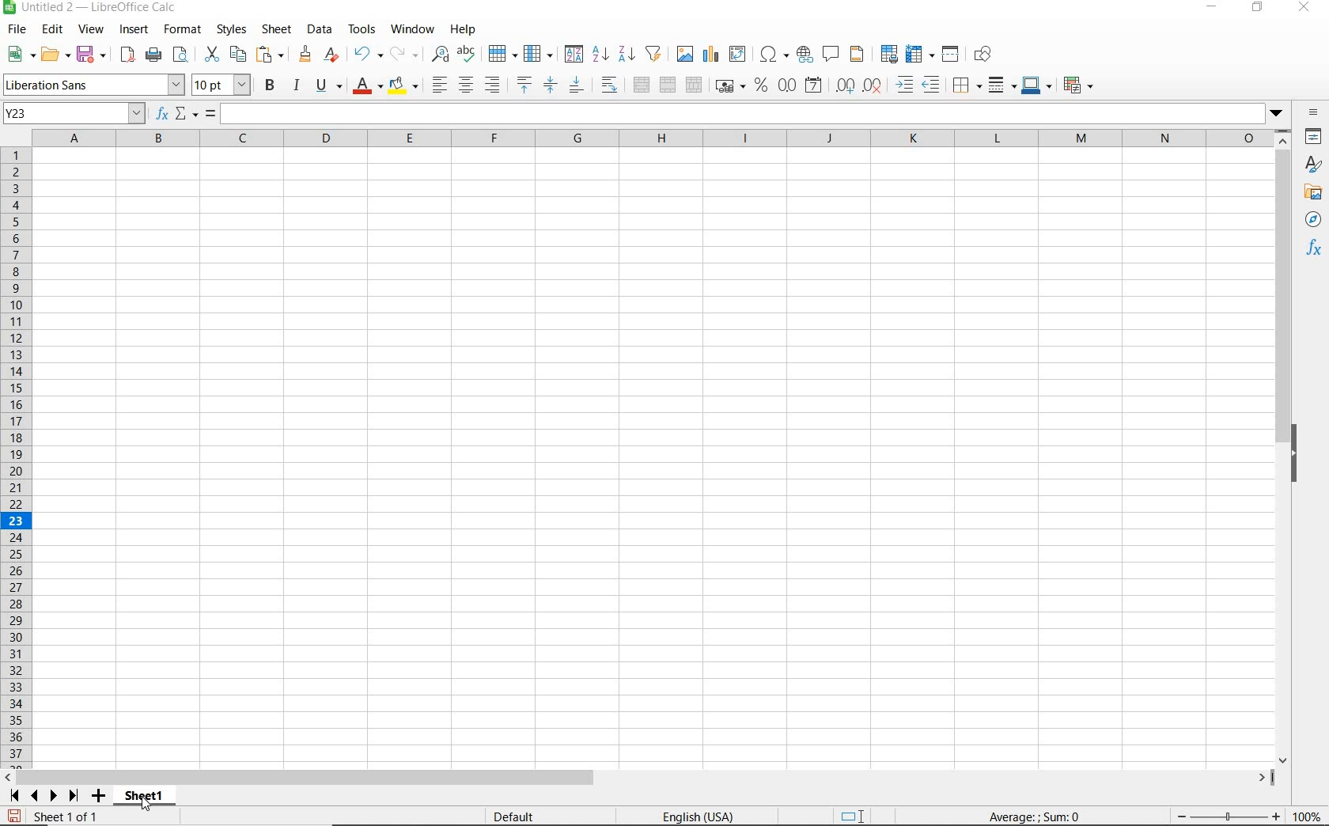 This screenshot has width=1329, height=826. I want to click on TEXT LANGUAGE, so click(699, 817).